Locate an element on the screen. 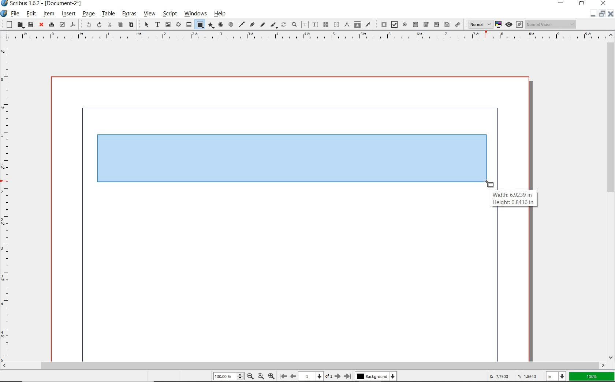 This screenshot has height=382, width=615. ruler is located at coordinates (305, 37).